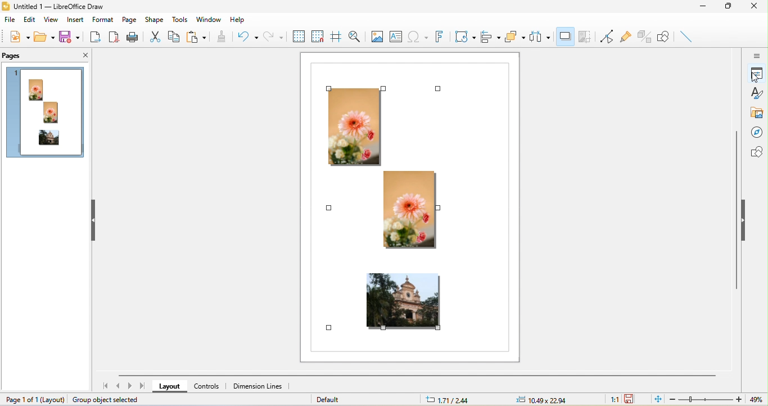  Describe the element at coordinates (197, 37) in the screenshot. I see `paste` at that location.